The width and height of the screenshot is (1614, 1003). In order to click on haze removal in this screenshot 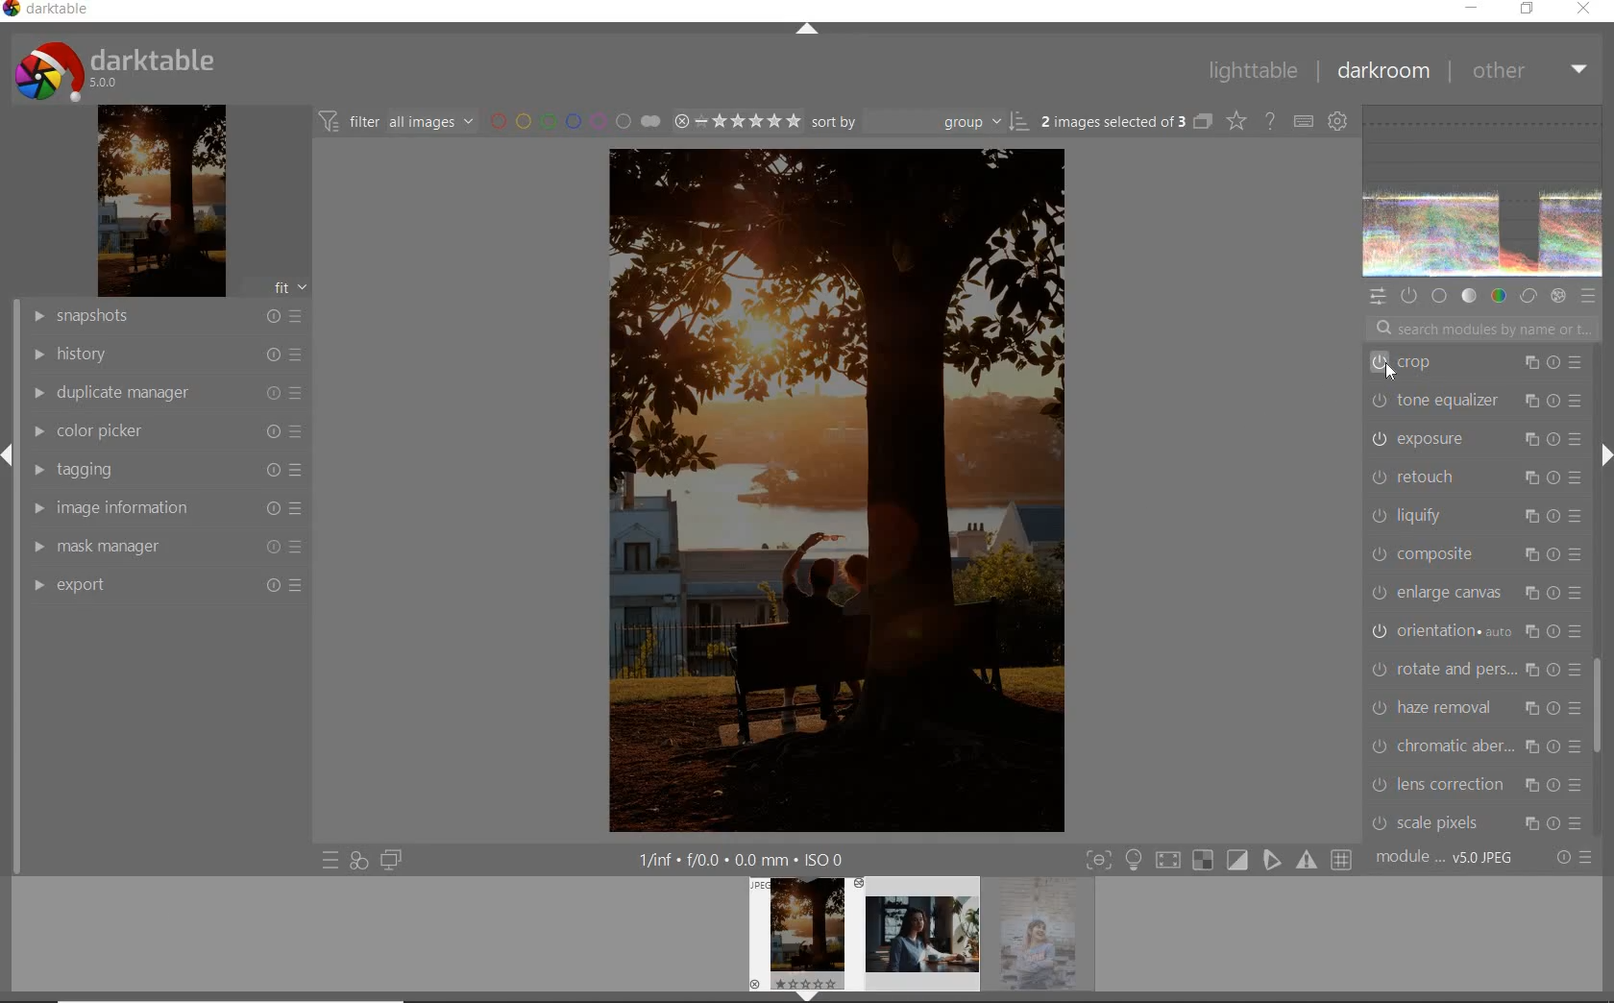, I will do `click(1476, 706)`.